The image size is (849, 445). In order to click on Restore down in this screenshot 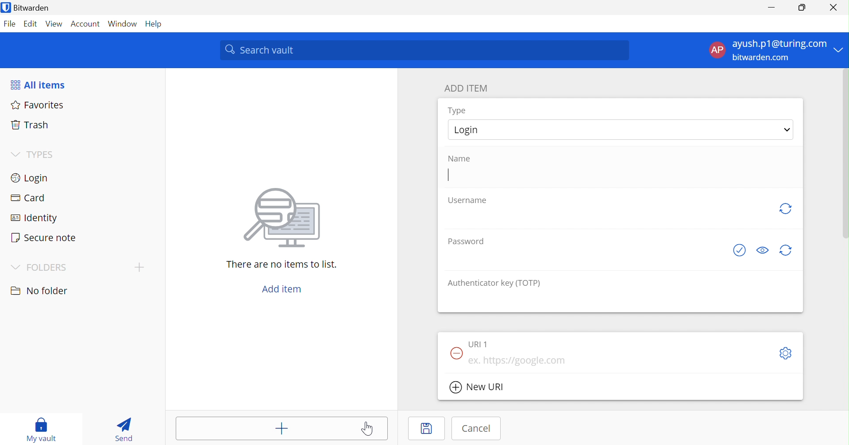, I will do `click(803, 8)`.